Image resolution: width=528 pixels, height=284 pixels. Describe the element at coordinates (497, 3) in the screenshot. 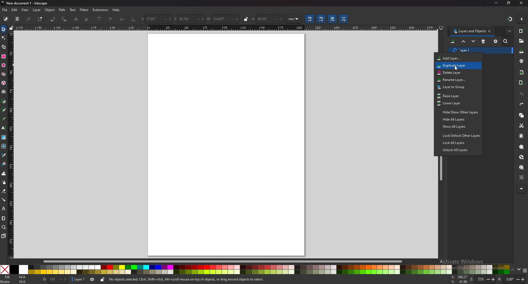

I see `minimize` at that location.